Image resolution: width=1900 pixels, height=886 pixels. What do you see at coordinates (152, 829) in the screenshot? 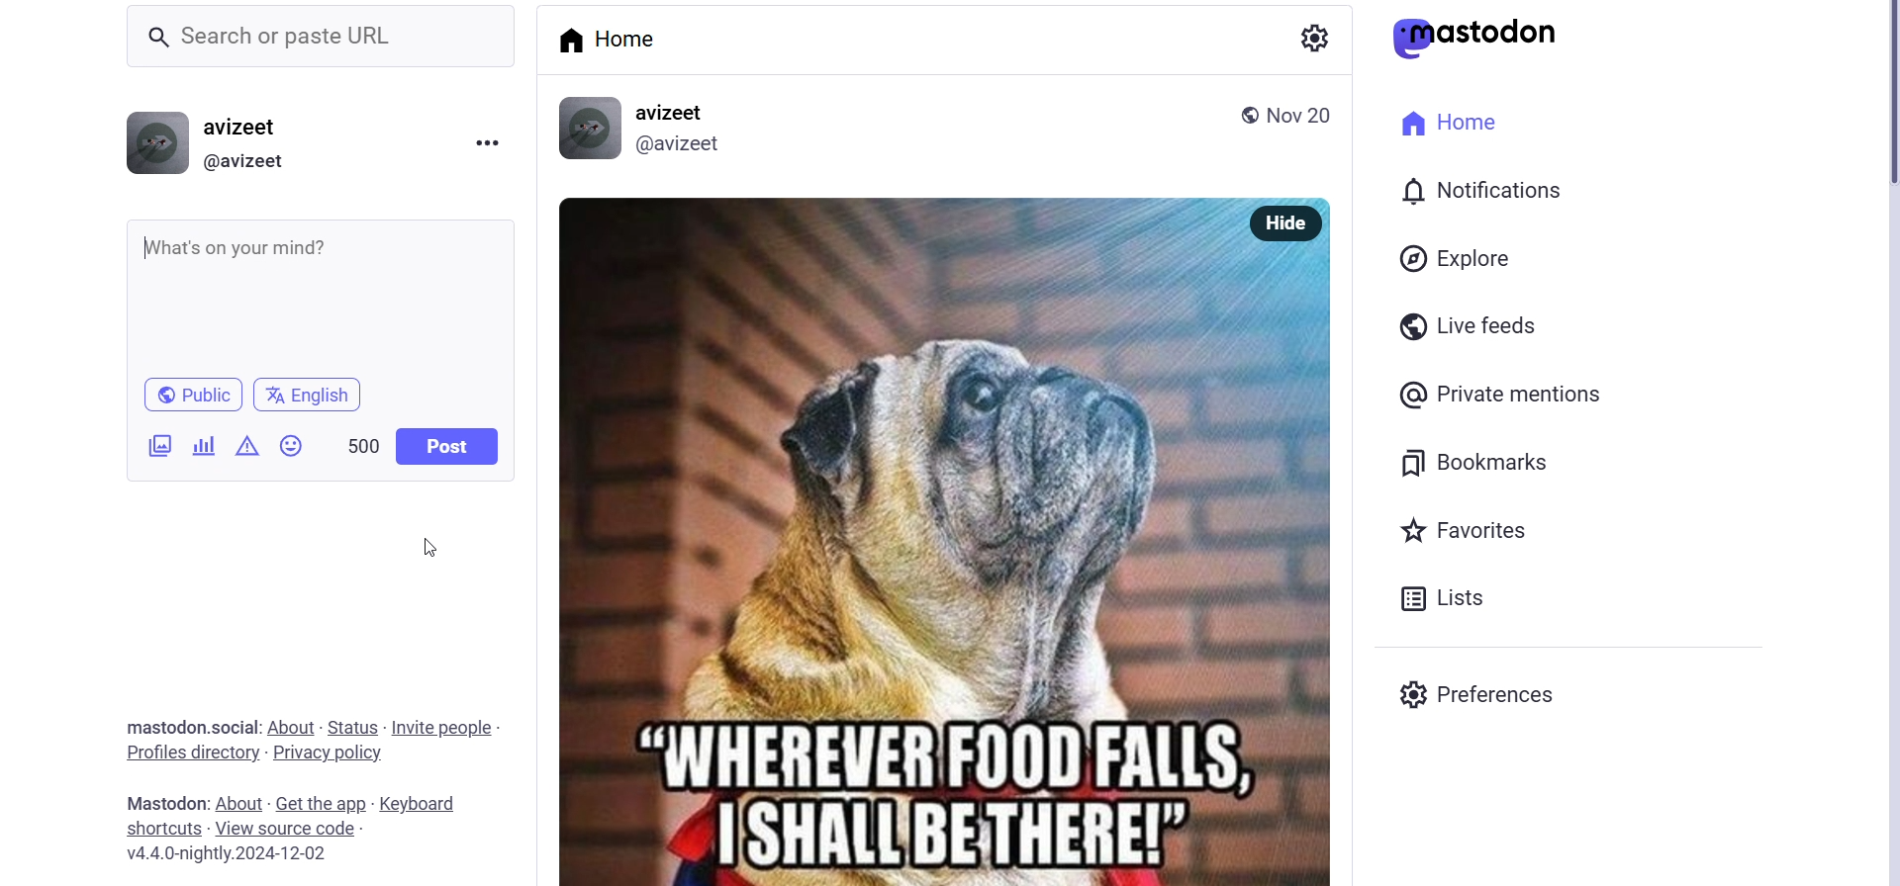
I see `shortcuts` at bounding box center [152, 829].